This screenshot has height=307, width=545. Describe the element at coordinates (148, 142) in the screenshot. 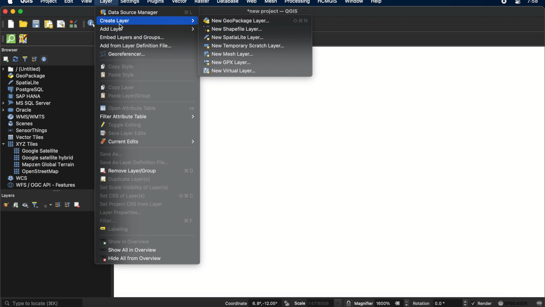

I see `current edits` at that location.